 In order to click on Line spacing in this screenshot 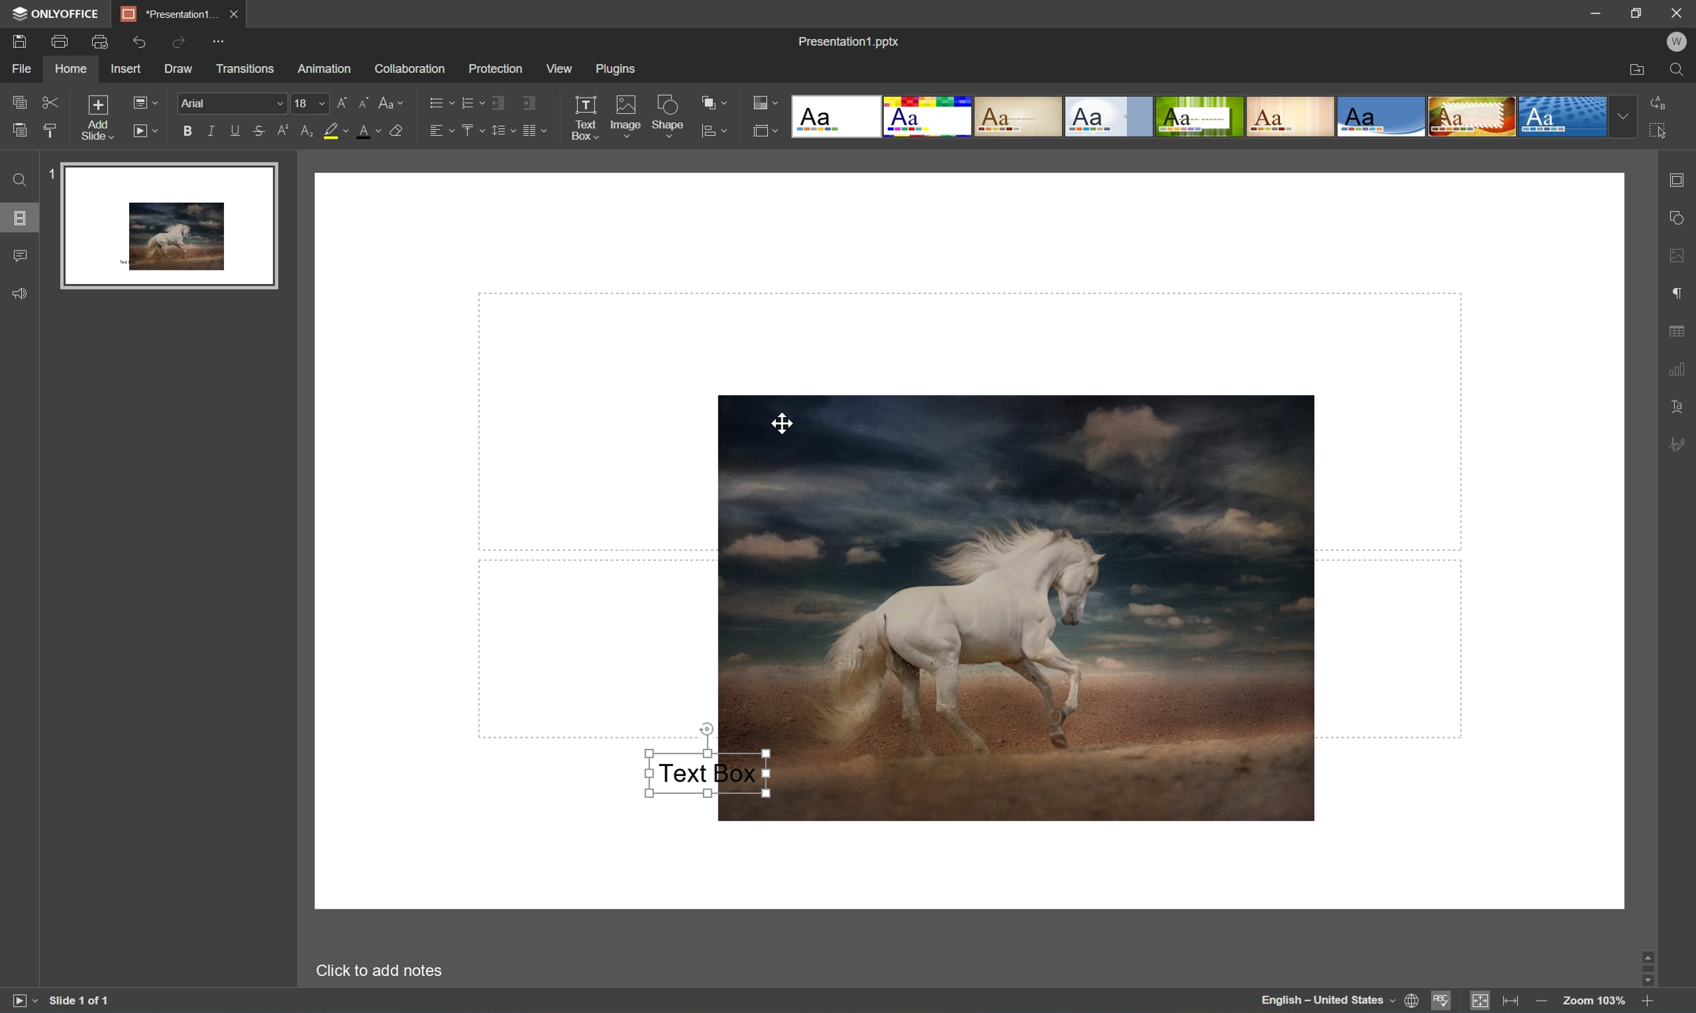, I will do `click(501, 130)`.